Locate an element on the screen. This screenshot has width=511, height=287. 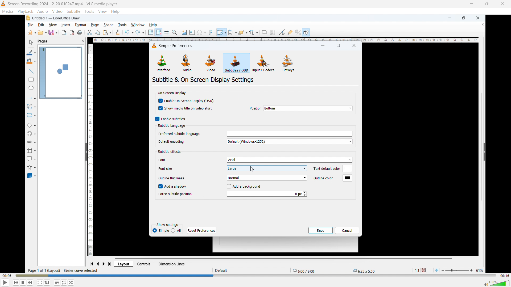
Font size is located at coordinates (165, 168).